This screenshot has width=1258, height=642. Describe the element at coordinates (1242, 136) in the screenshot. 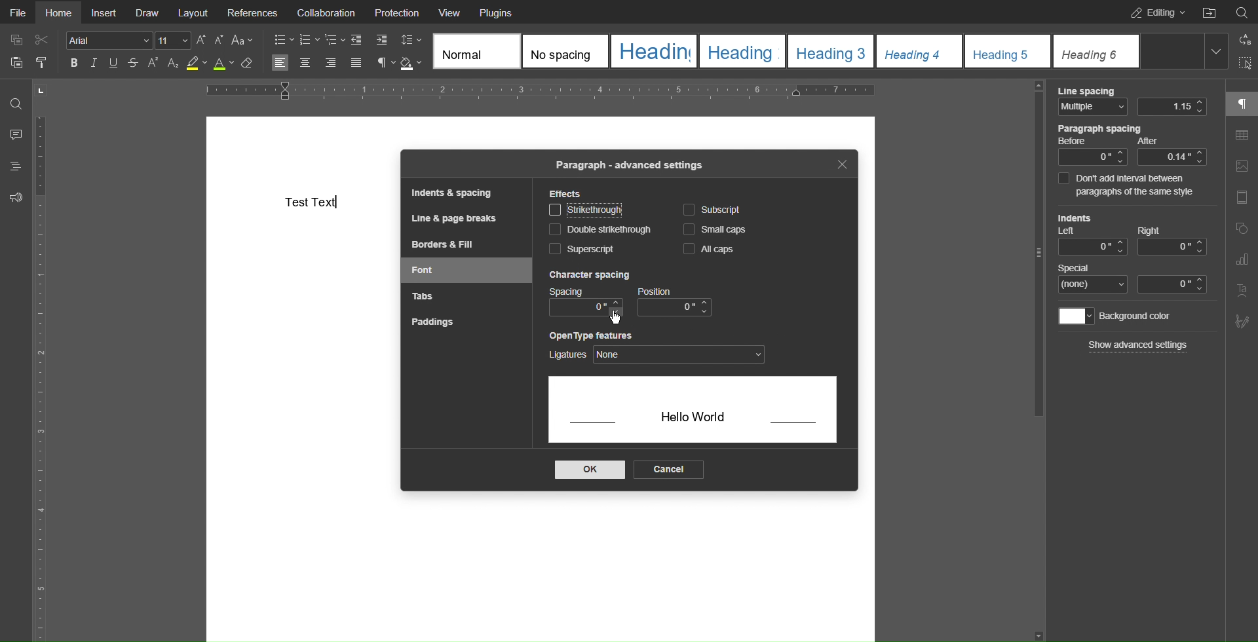

I see `Table Settings` at that location.